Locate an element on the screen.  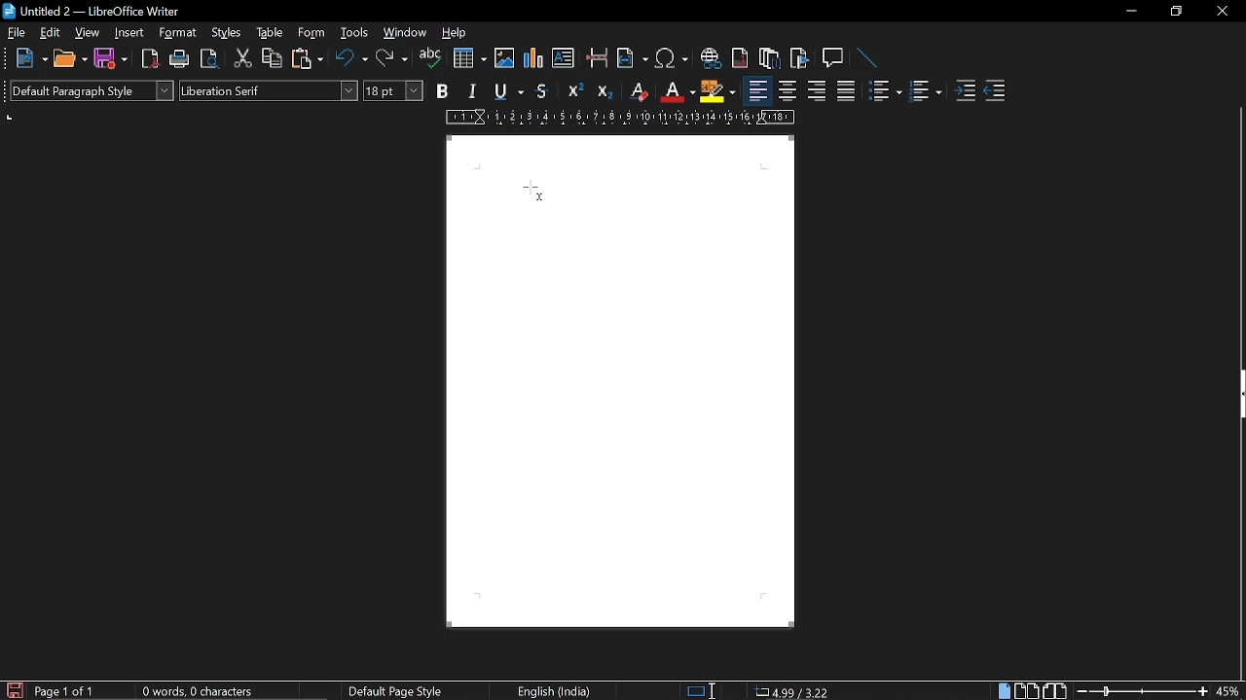
justified is located at coordinates (846, 93).